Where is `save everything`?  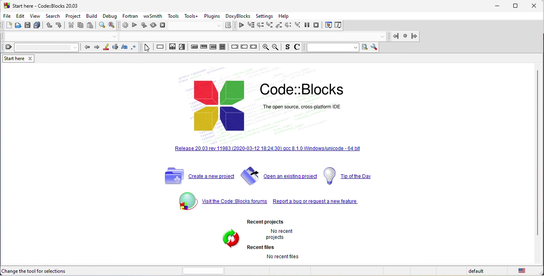 save everything is located at coordinates (37, 26).